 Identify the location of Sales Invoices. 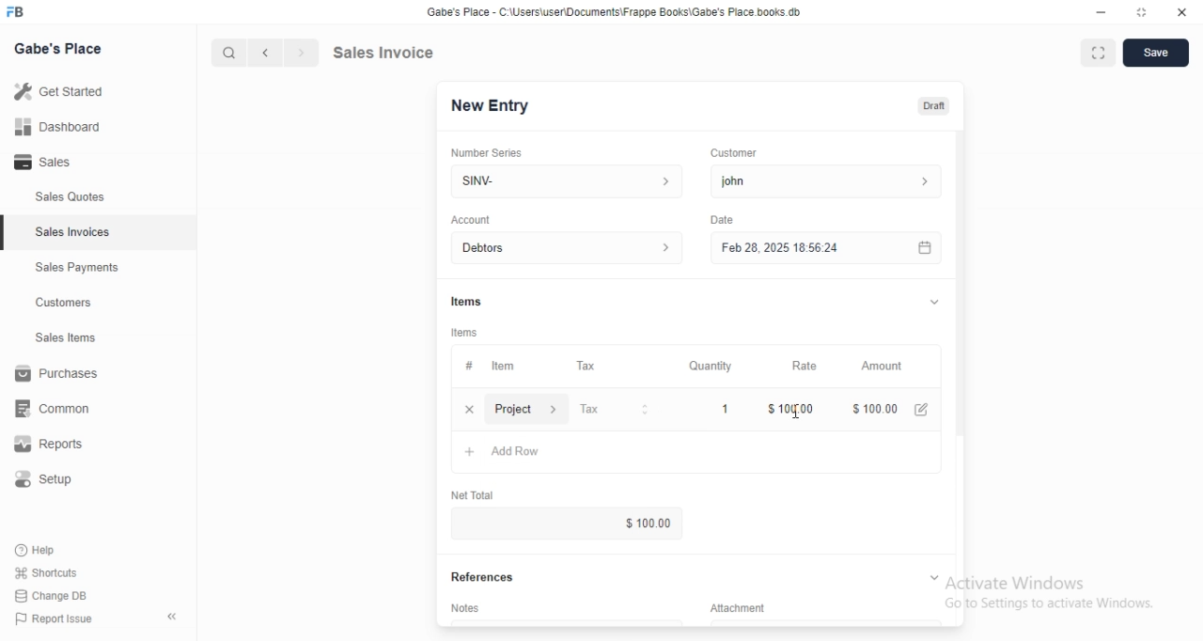
(74, 232).